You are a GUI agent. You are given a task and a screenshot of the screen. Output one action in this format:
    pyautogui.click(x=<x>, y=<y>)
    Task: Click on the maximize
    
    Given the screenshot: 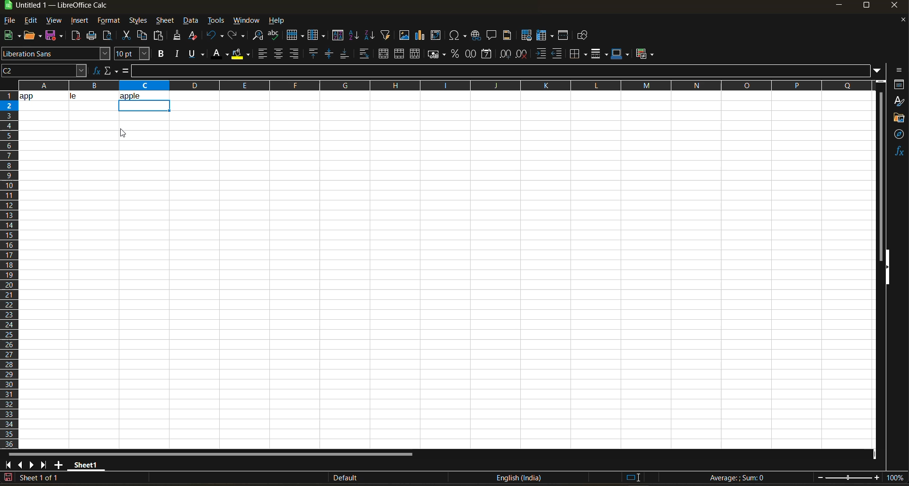 What is the action you would take?
    pyautogui.click(x=866, y=7)
    